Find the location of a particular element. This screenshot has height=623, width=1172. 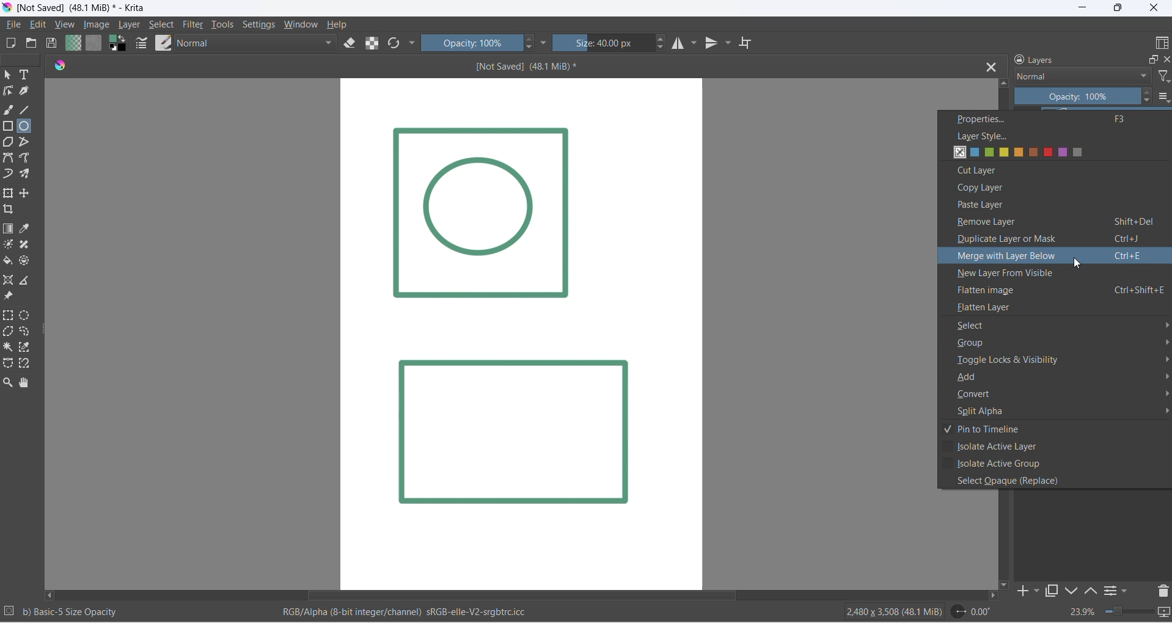

polyline tool is located at coordinates (30, 142).